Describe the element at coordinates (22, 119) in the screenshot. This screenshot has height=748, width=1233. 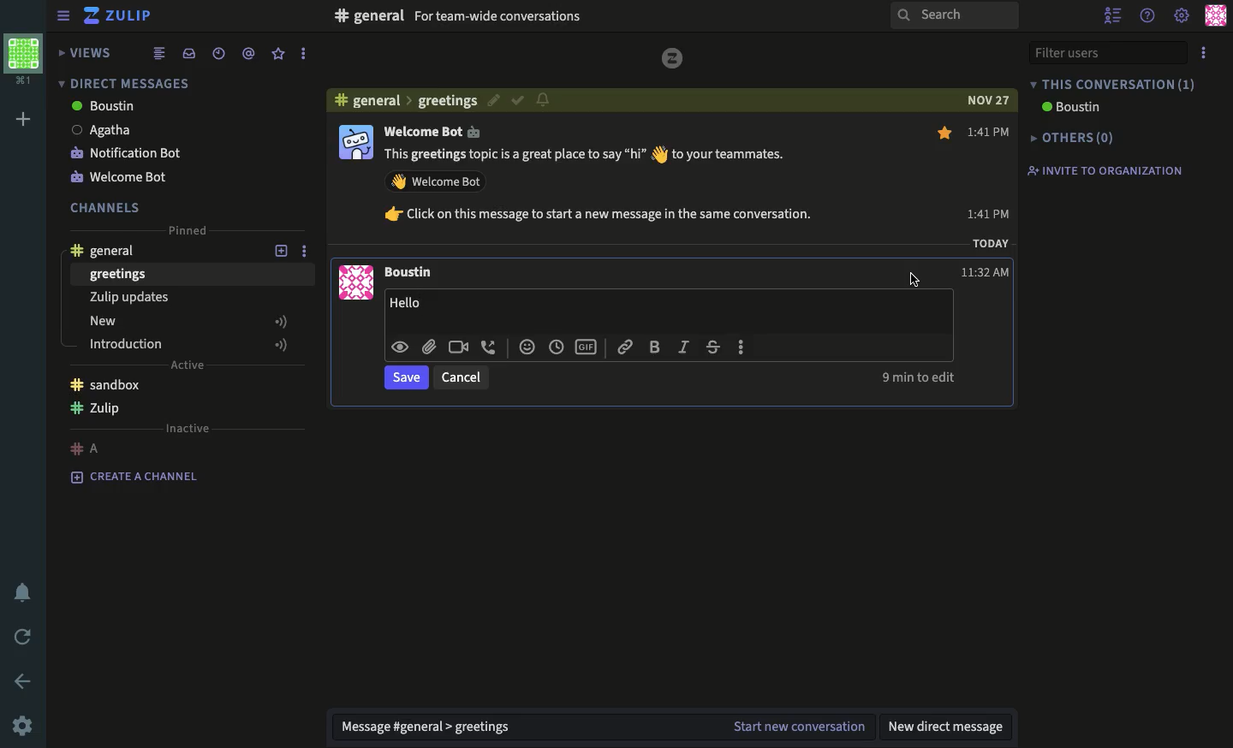
I see `add workspace` at that location.